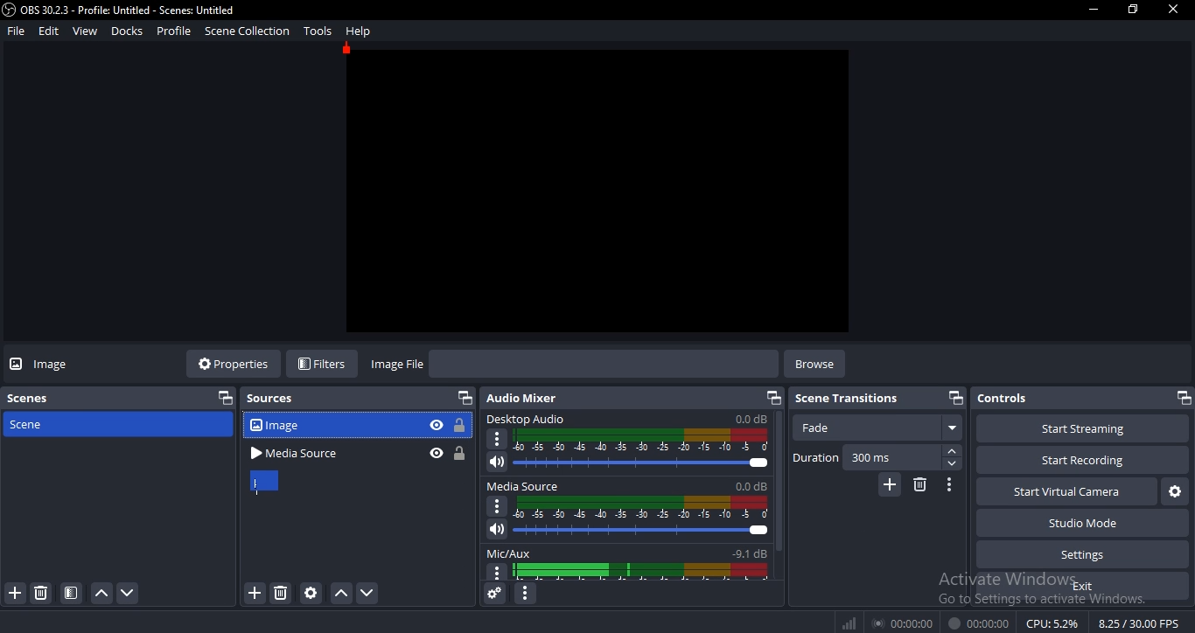 This screenshot has height=633, width=1195. I want to click on option, so click(498, 440).